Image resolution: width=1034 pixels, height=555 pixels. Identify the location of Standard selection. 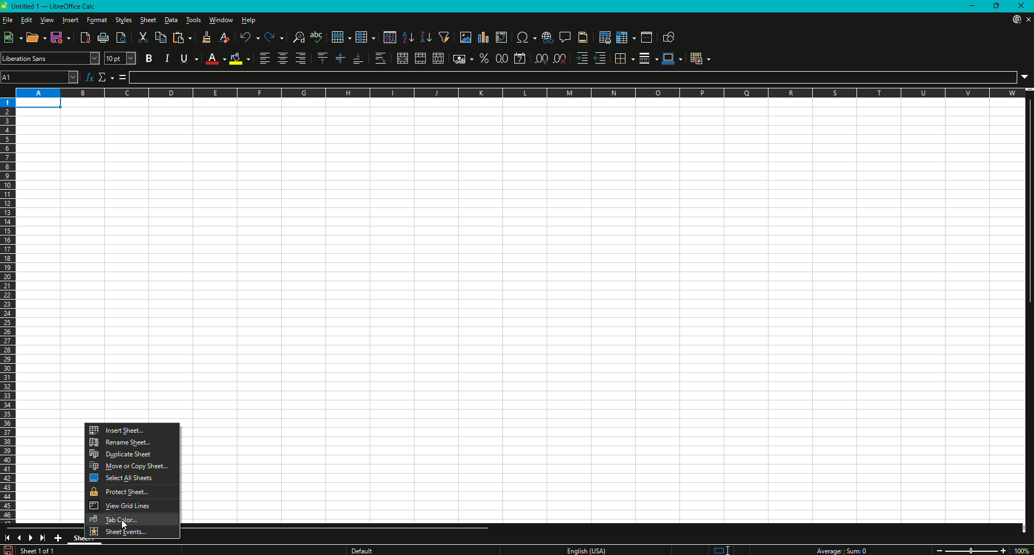
(721, 550).